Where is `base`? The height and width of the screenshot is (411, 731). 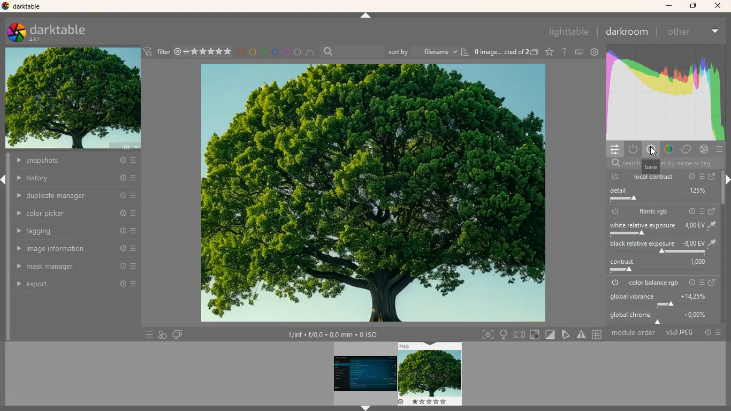
base is located at coordinates (652, 167).